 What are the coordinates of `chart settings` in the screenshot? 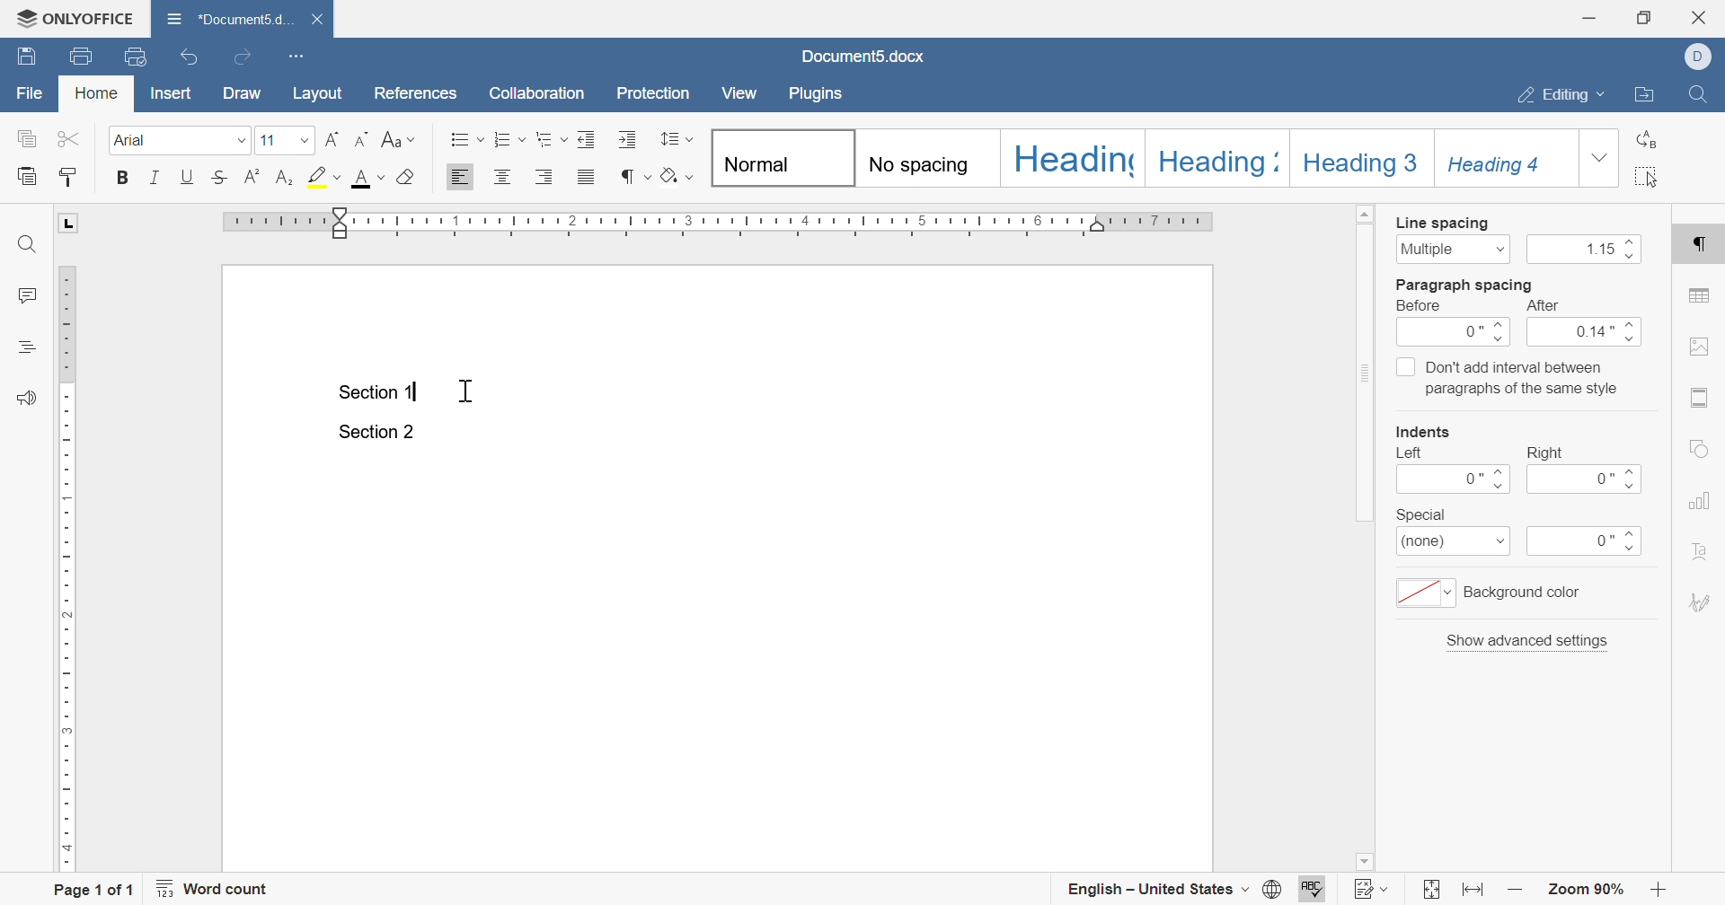 It's located at (1697, 500).